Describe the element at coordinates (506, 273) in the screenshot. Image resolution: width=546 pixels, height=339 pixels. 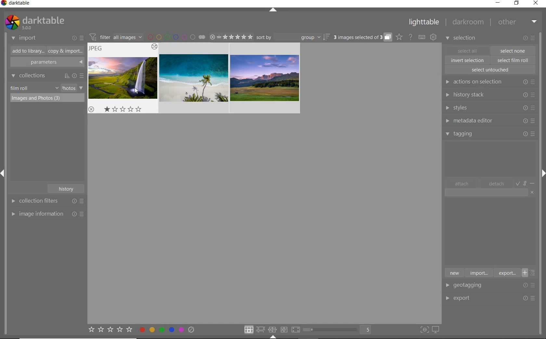
I see `export` at that location.